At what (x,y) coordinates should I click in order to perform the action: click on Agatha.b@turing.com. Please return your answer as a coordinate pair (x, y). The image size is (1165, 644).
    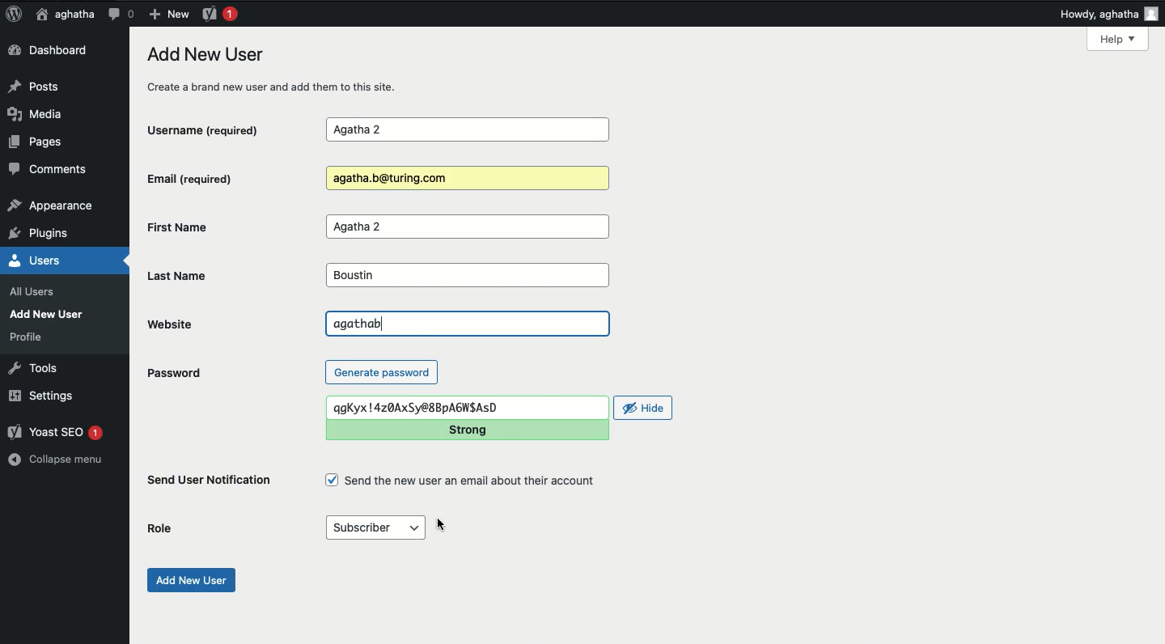
    Looking at the image, I should click on (464, 179).